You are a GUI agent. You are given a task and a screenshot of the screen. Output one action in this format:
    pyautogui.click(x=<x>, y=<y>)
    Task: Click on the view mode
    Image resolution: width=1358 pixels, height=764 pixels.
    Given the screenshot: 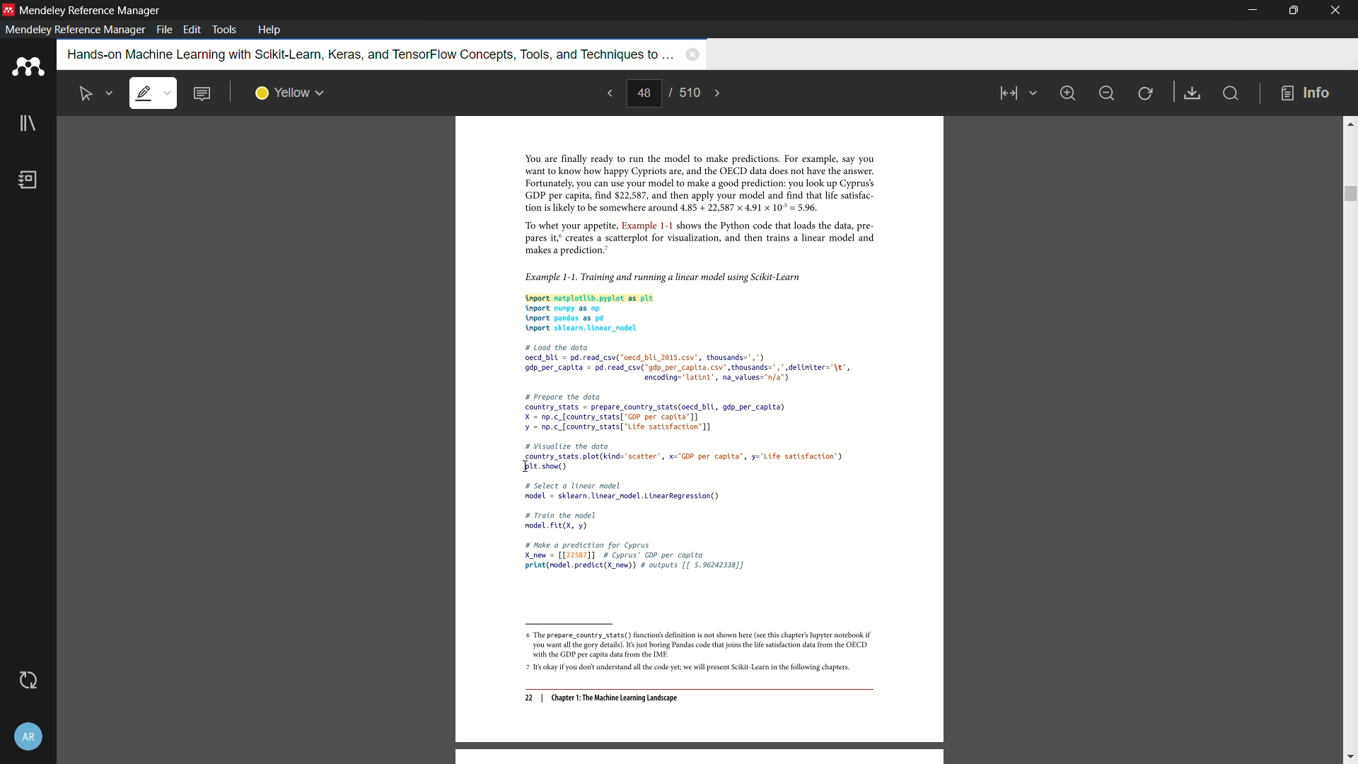 What is the action you would take?
    pyautogui.click(x=1016, y=93)
    